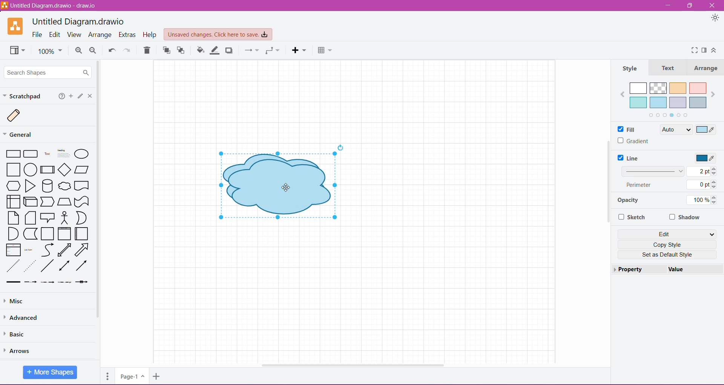 The width and height of the screenshot is (724, 385). I want to click on Duplicated shapes on canvas, so click(276, 186).